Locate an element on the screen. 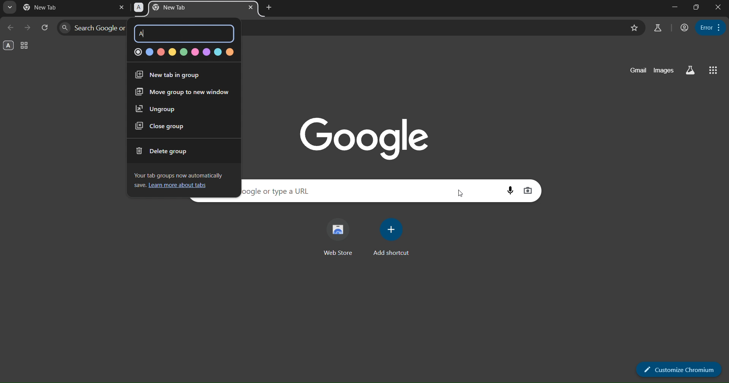 The image size is (729, 383). new tab is located at coordinates (269, 7).